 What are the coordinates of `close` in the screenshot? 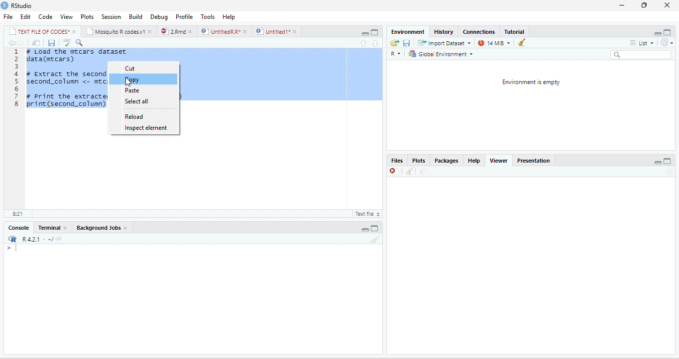 It's located at (393, 172).